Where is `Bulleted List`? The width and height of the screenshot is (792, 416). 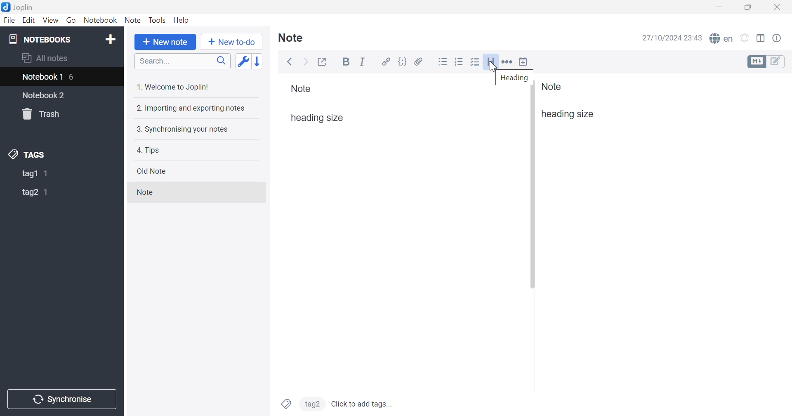 Bulleted List is located at coordinates (443, 62).